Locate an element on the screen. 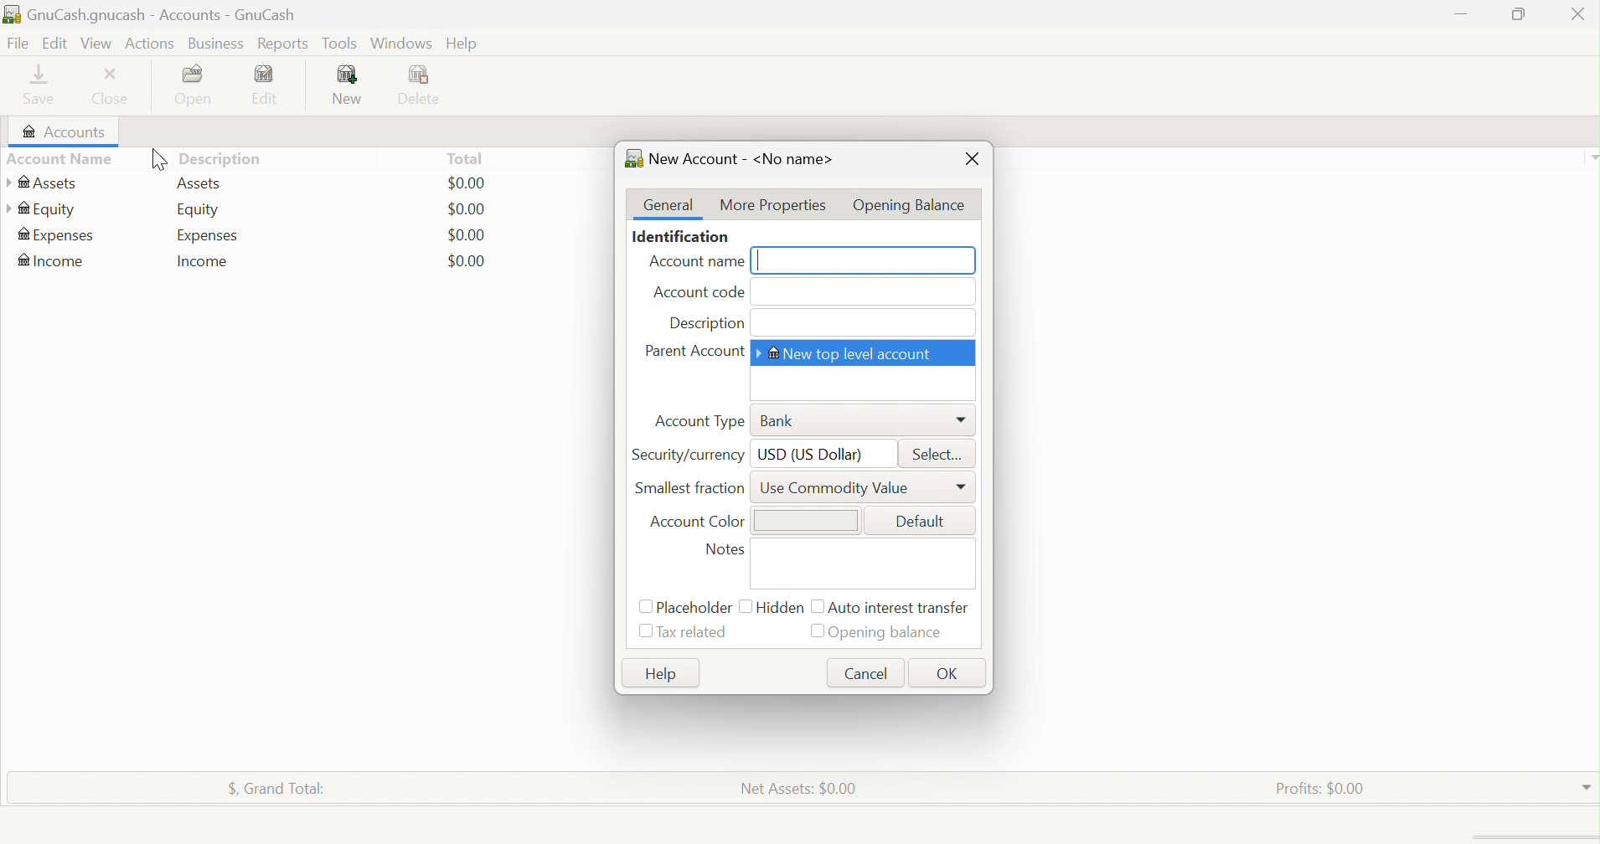 Image resolution: width=1600 pixels, height=844 pixels. Edit is located at coordinates (53, 42).